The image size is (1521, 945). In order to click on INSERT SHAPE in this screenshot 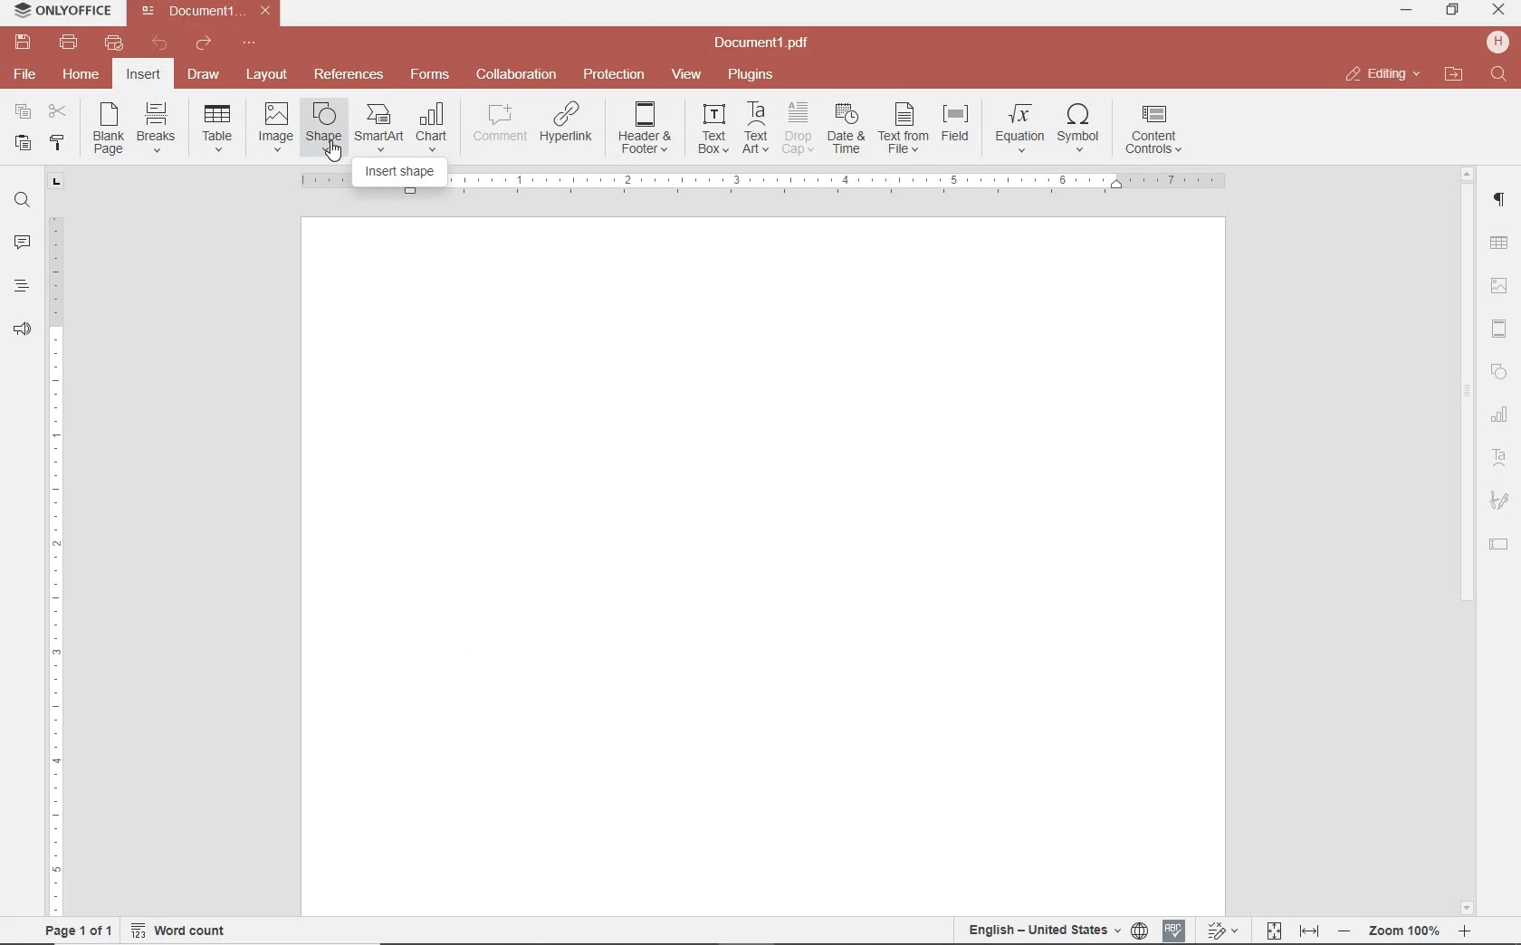, I will do `click(400, 174)`.